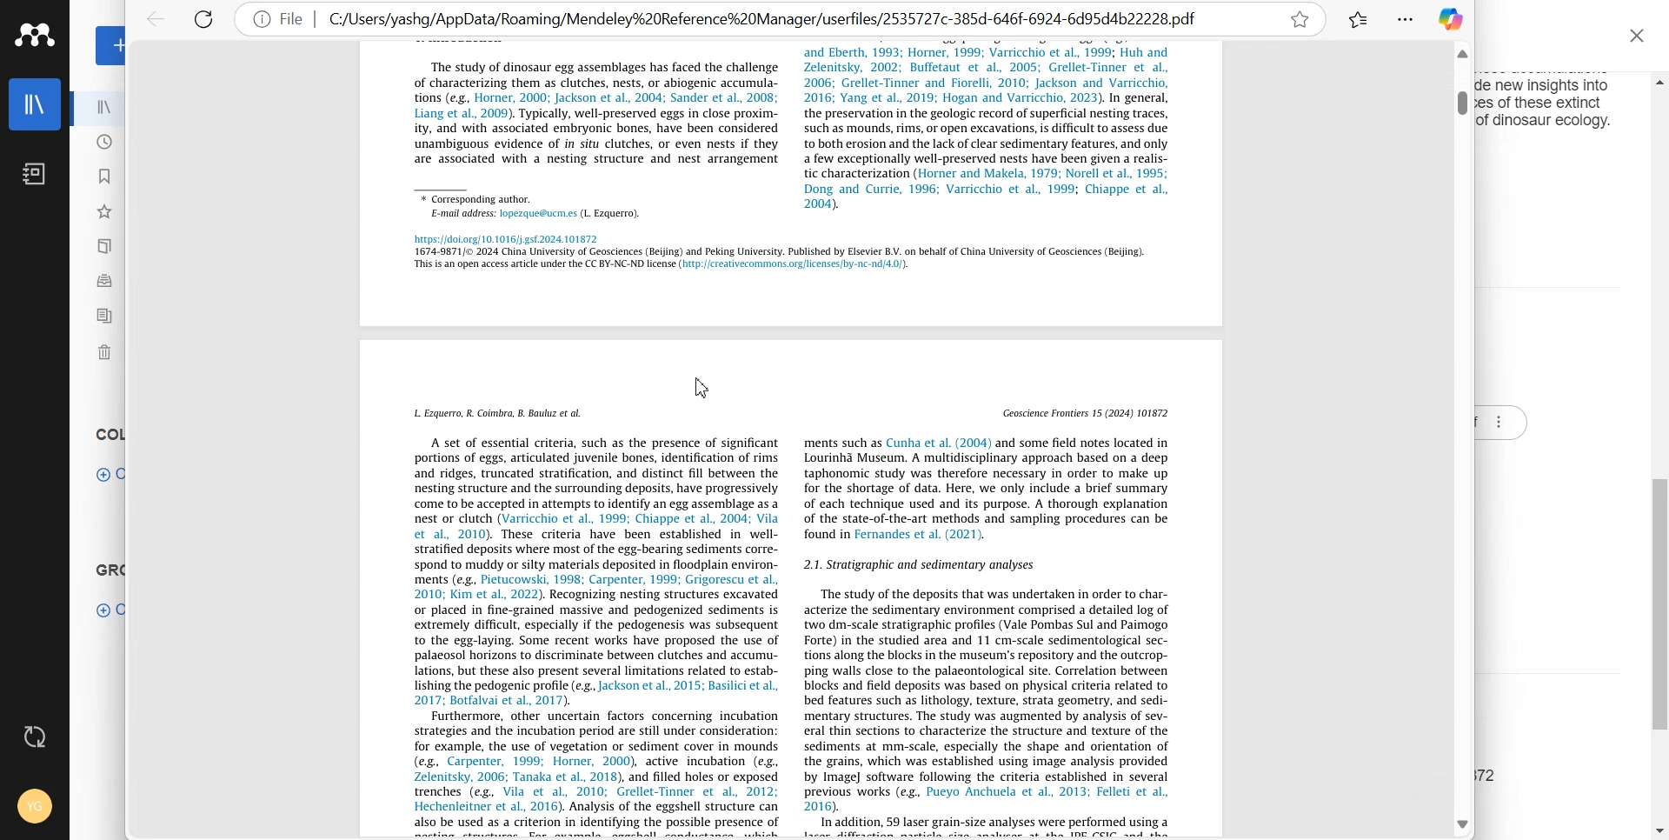 The height and width of the screenshot is (840, 1669). I want to click on Vertical scroll bar, so click(1460, 103).